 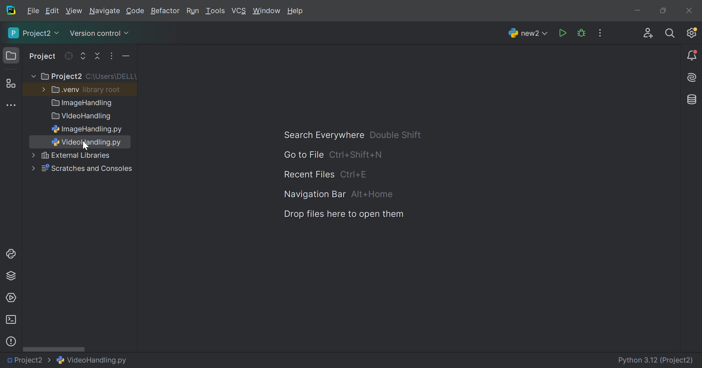 I want to click on VideoHandling, so click(x=83, y=116).